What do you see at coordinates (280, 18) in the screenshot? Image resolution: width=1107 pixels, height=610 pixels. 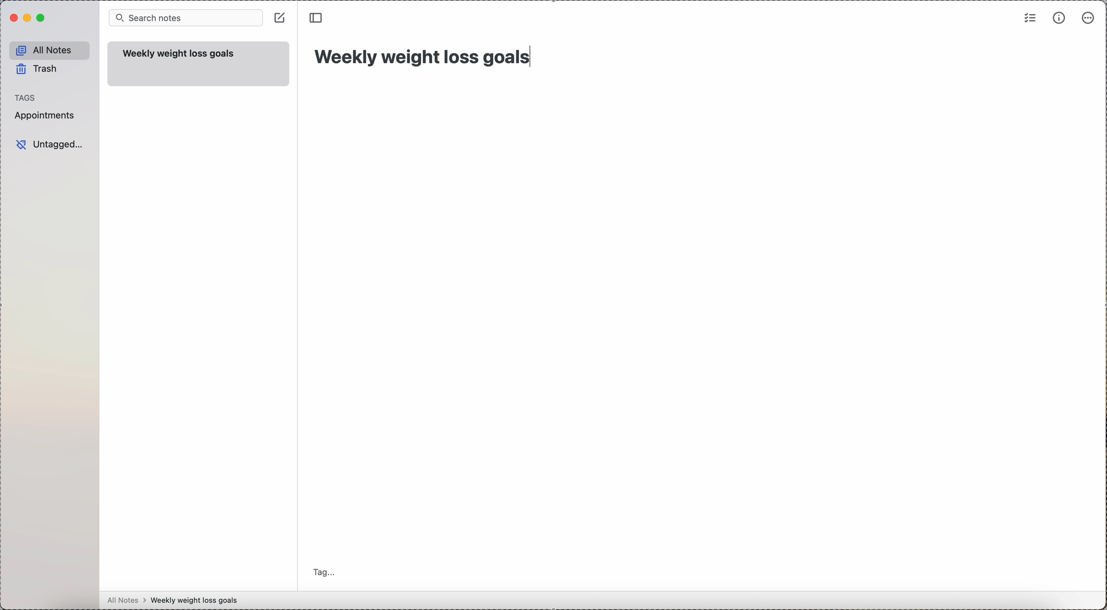 I see `create note` at bounding box center [280, 18].